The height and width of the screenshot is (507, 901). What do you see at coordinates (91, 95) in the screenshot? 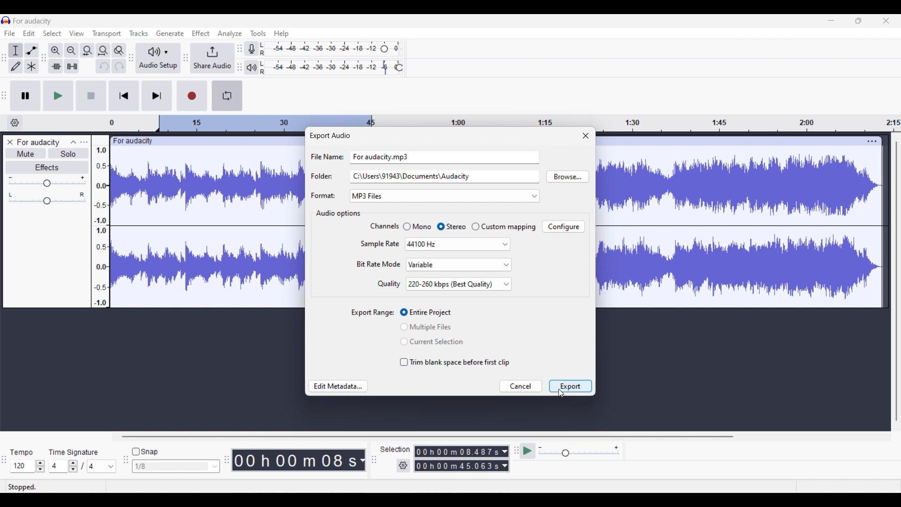
I see `Stop` at bounding box center [91, 95].